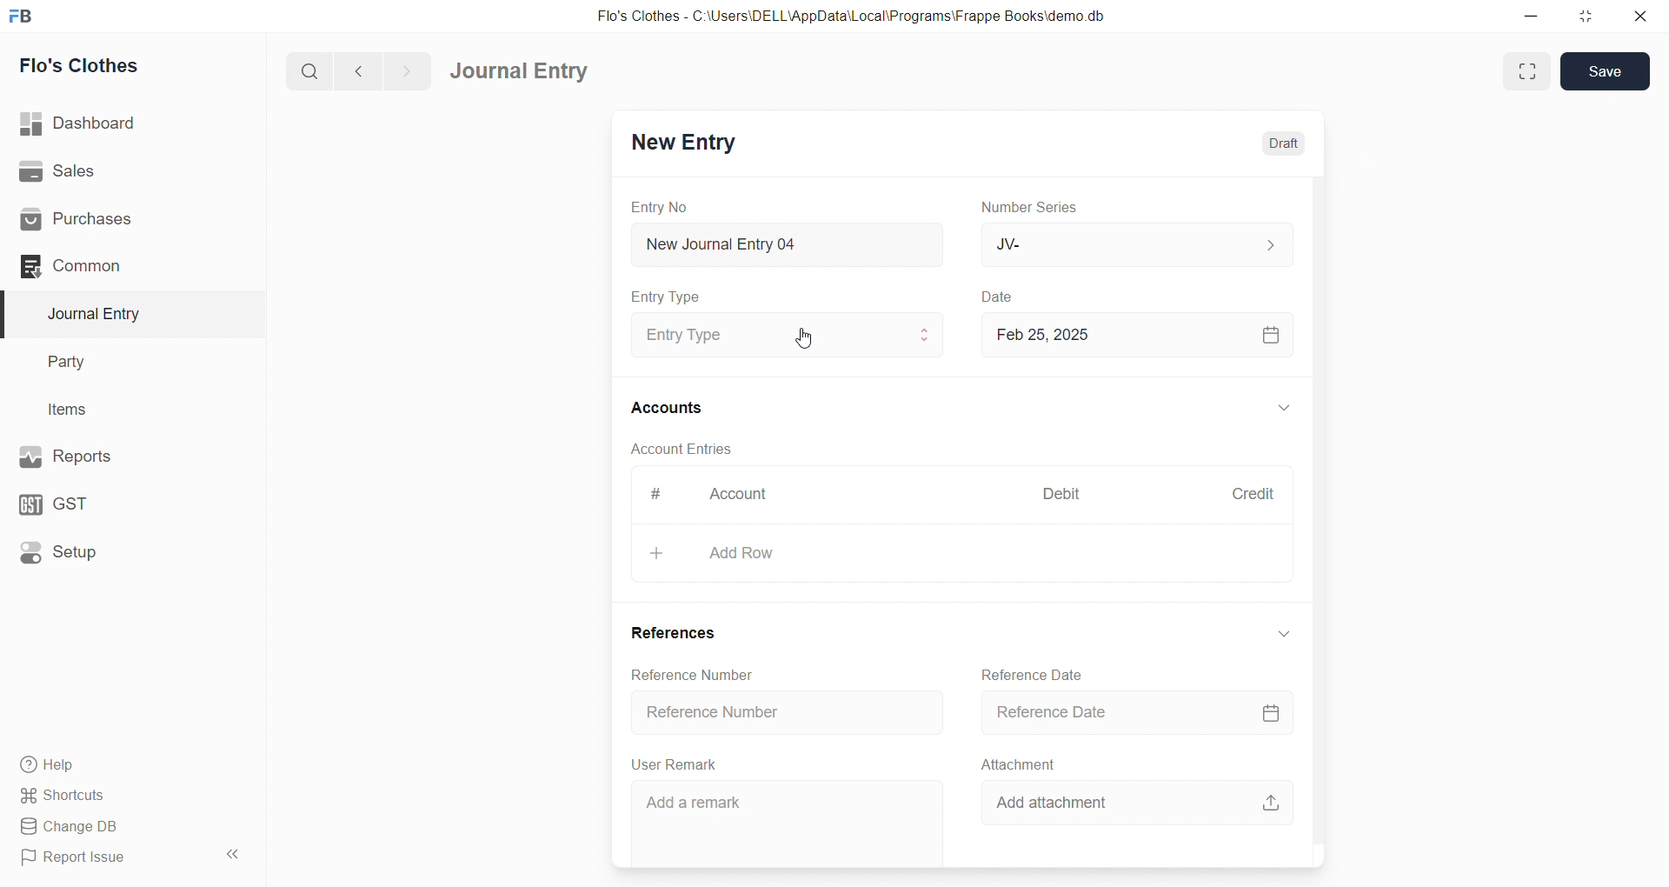 This screenshot has width=1669, height=887. Describe the element at coordinates (680, 448) in the screenshot. I see `Account Entries` at that location.